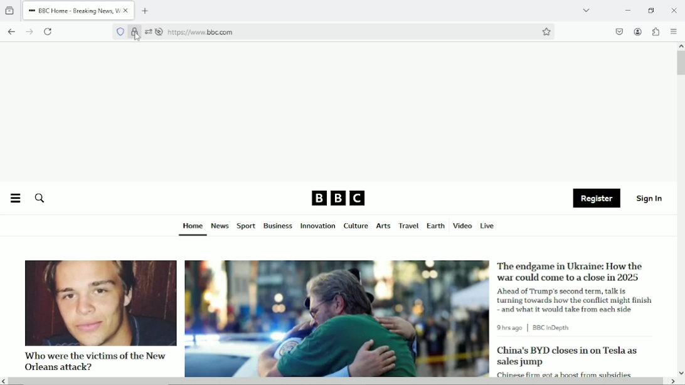  I want to click on China's BYD closes in on Tesla as sales jump, so click(567, 356).